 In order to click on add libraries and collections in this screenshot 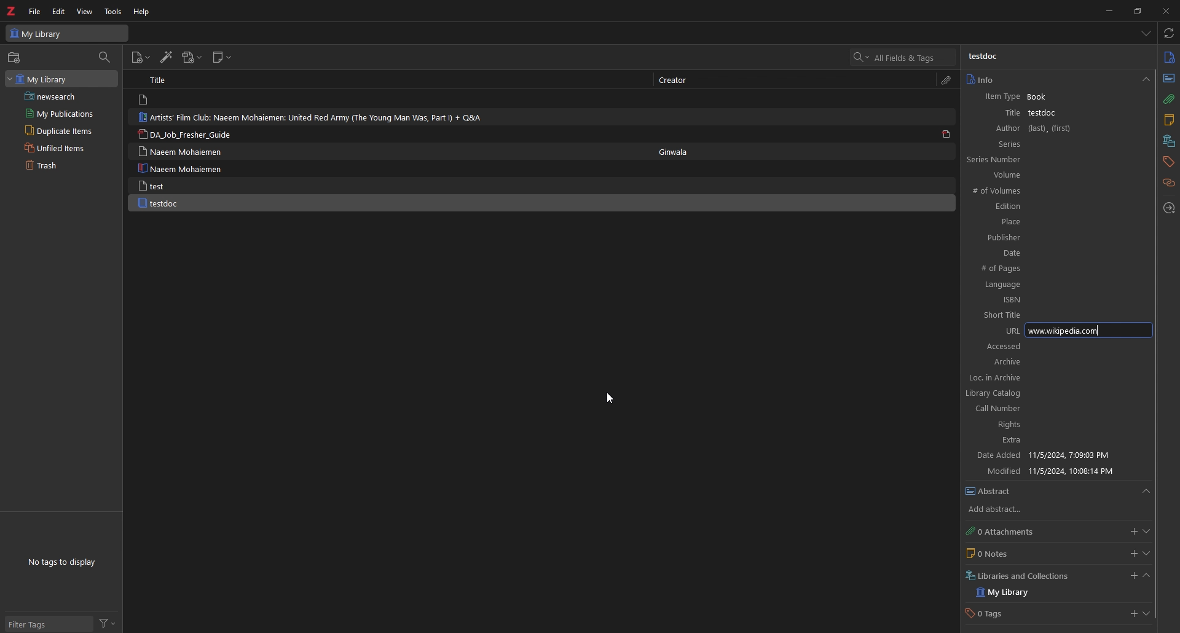, I will do `click(1131, 576)`.